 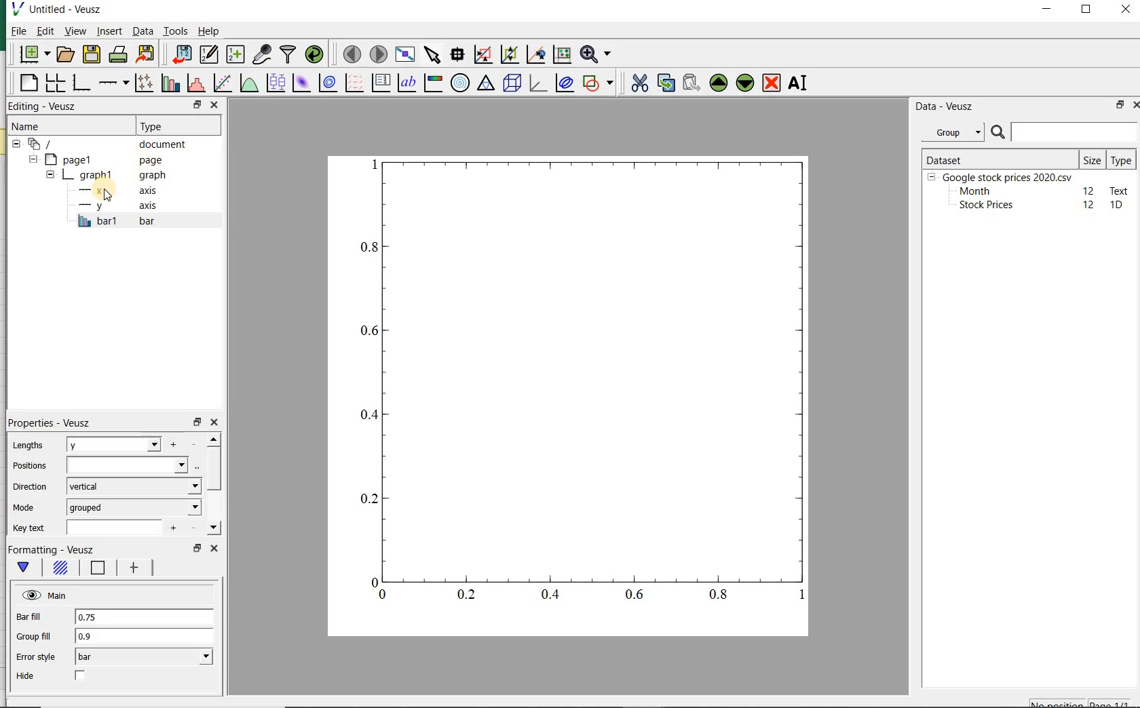 What do you see at coordinates (949, 132) in the screenshot?
I see `Group datasets with property given` at bounding box center [949, 132].